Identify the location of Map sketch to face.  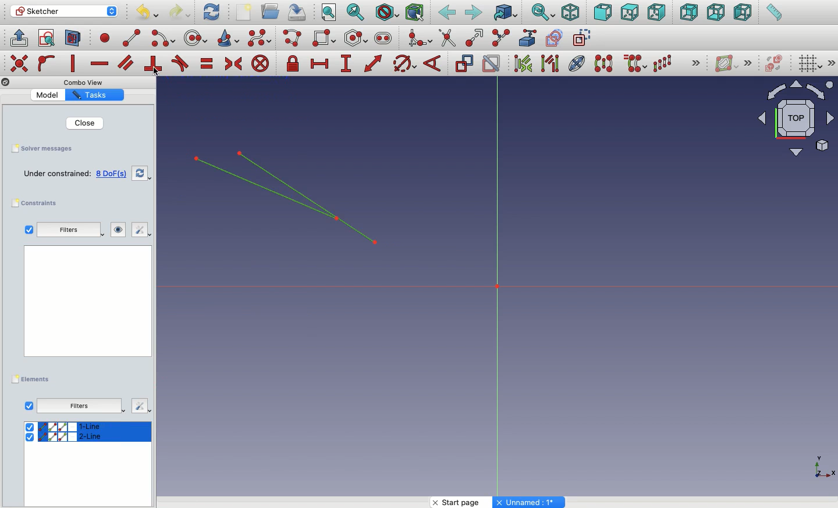
(73, 38).